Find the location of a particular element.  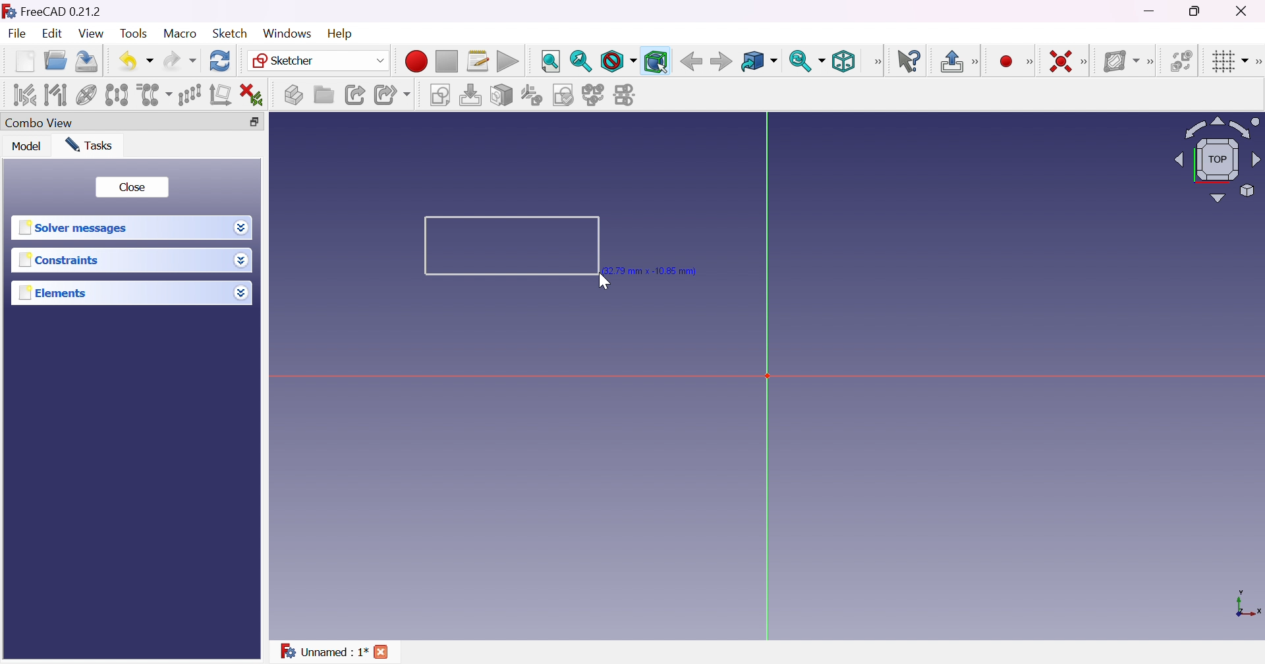

icon is located at coordinates (9, 11).